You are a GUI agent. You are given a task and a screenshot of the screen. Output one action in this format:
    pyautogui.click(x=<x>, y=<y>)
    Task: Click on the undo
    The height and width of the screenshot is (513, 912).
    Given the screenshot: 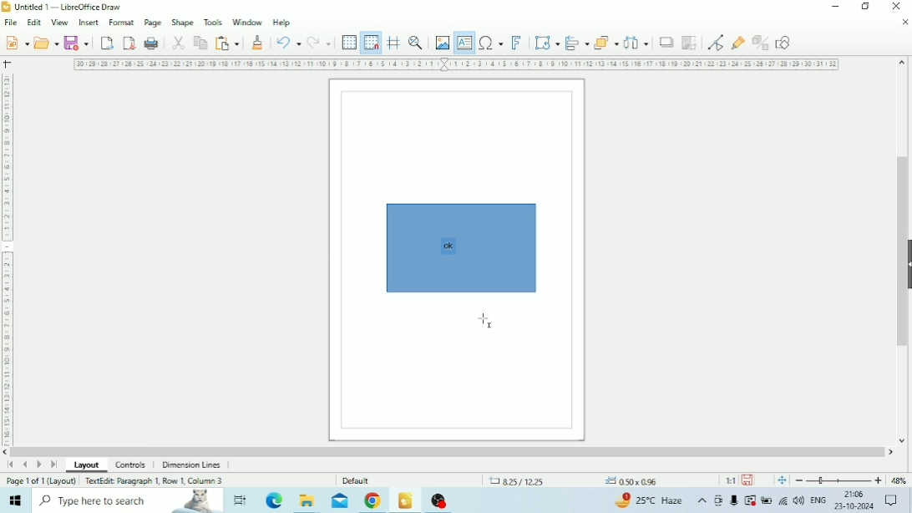 What is the action you would take?
    pyautogui.click(x=288, y=43)
    